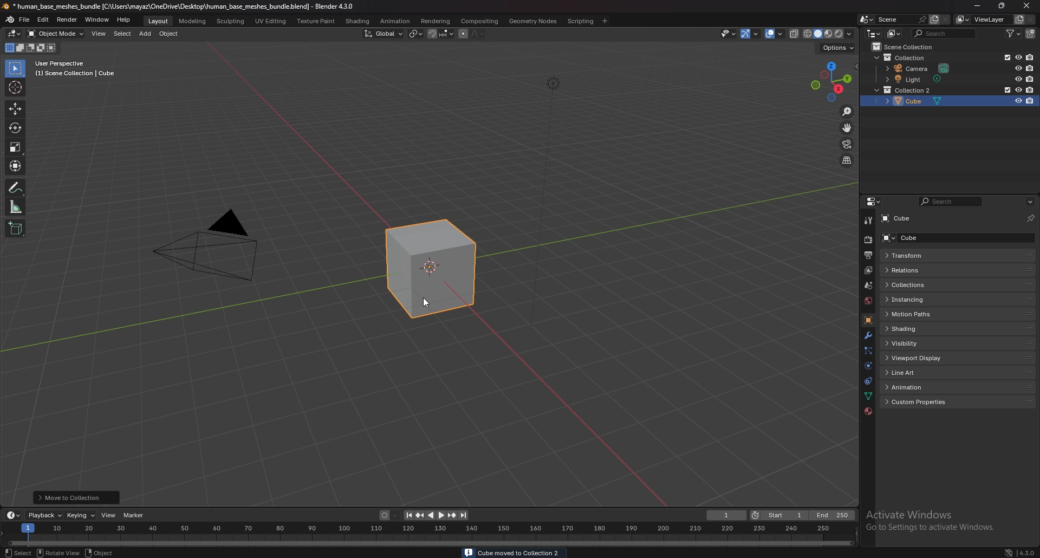 This screenshot has height=558, width=1040. What do you see at coordinates (868, 256) in the screenshot?
I see `output` at bounding box center [868, 256].